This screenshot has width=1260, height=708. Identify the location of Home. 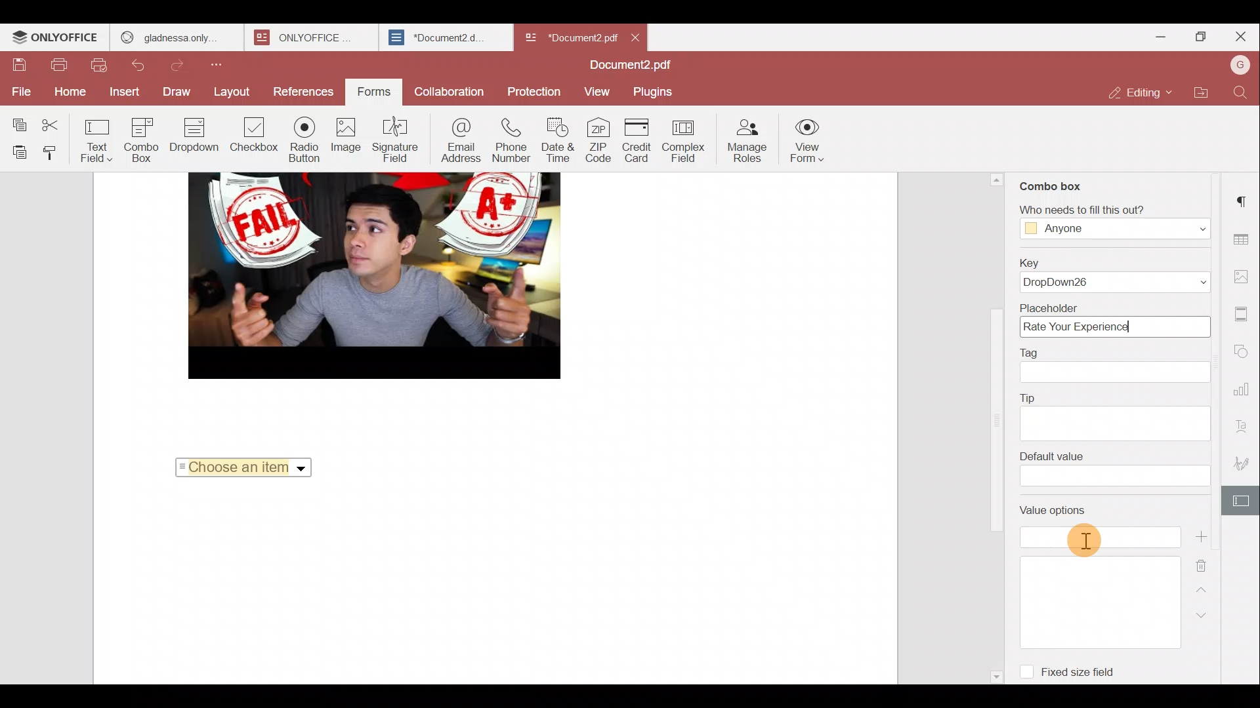
(66, 93).